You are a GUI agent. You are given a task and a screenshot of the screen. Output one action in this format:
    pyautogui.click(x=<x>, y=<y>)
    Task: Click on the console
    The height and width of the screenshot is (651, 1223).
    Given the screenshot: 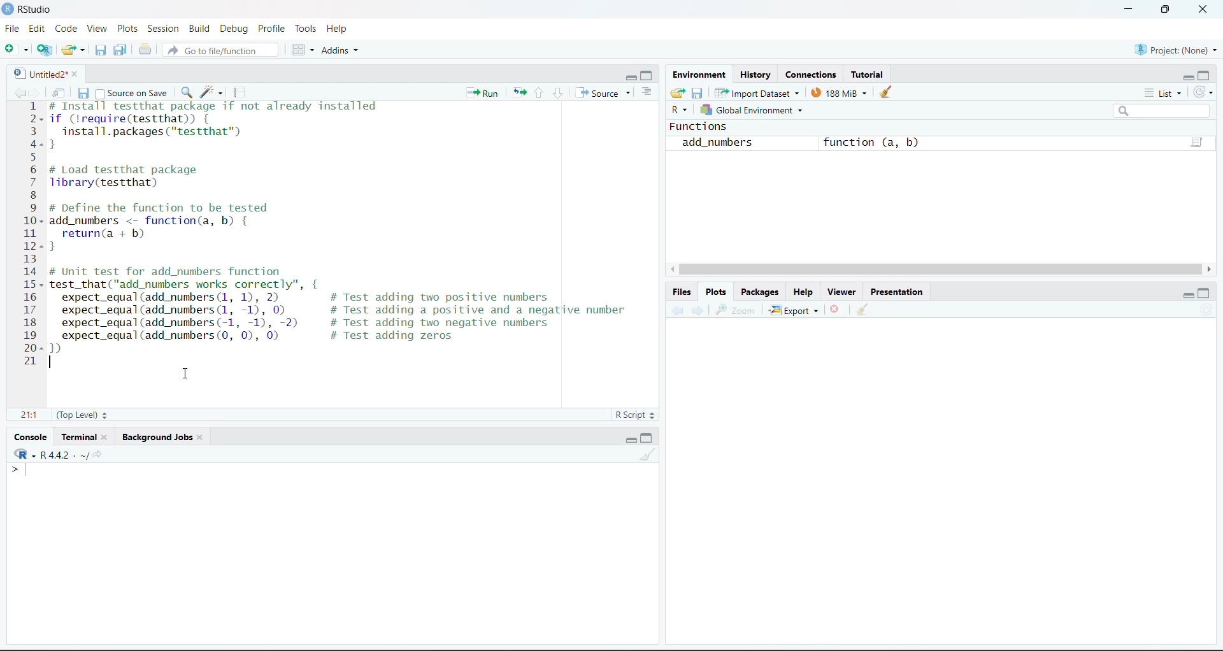 What is the action you would take?
    pyautogui.click(x=31, y=437)
    